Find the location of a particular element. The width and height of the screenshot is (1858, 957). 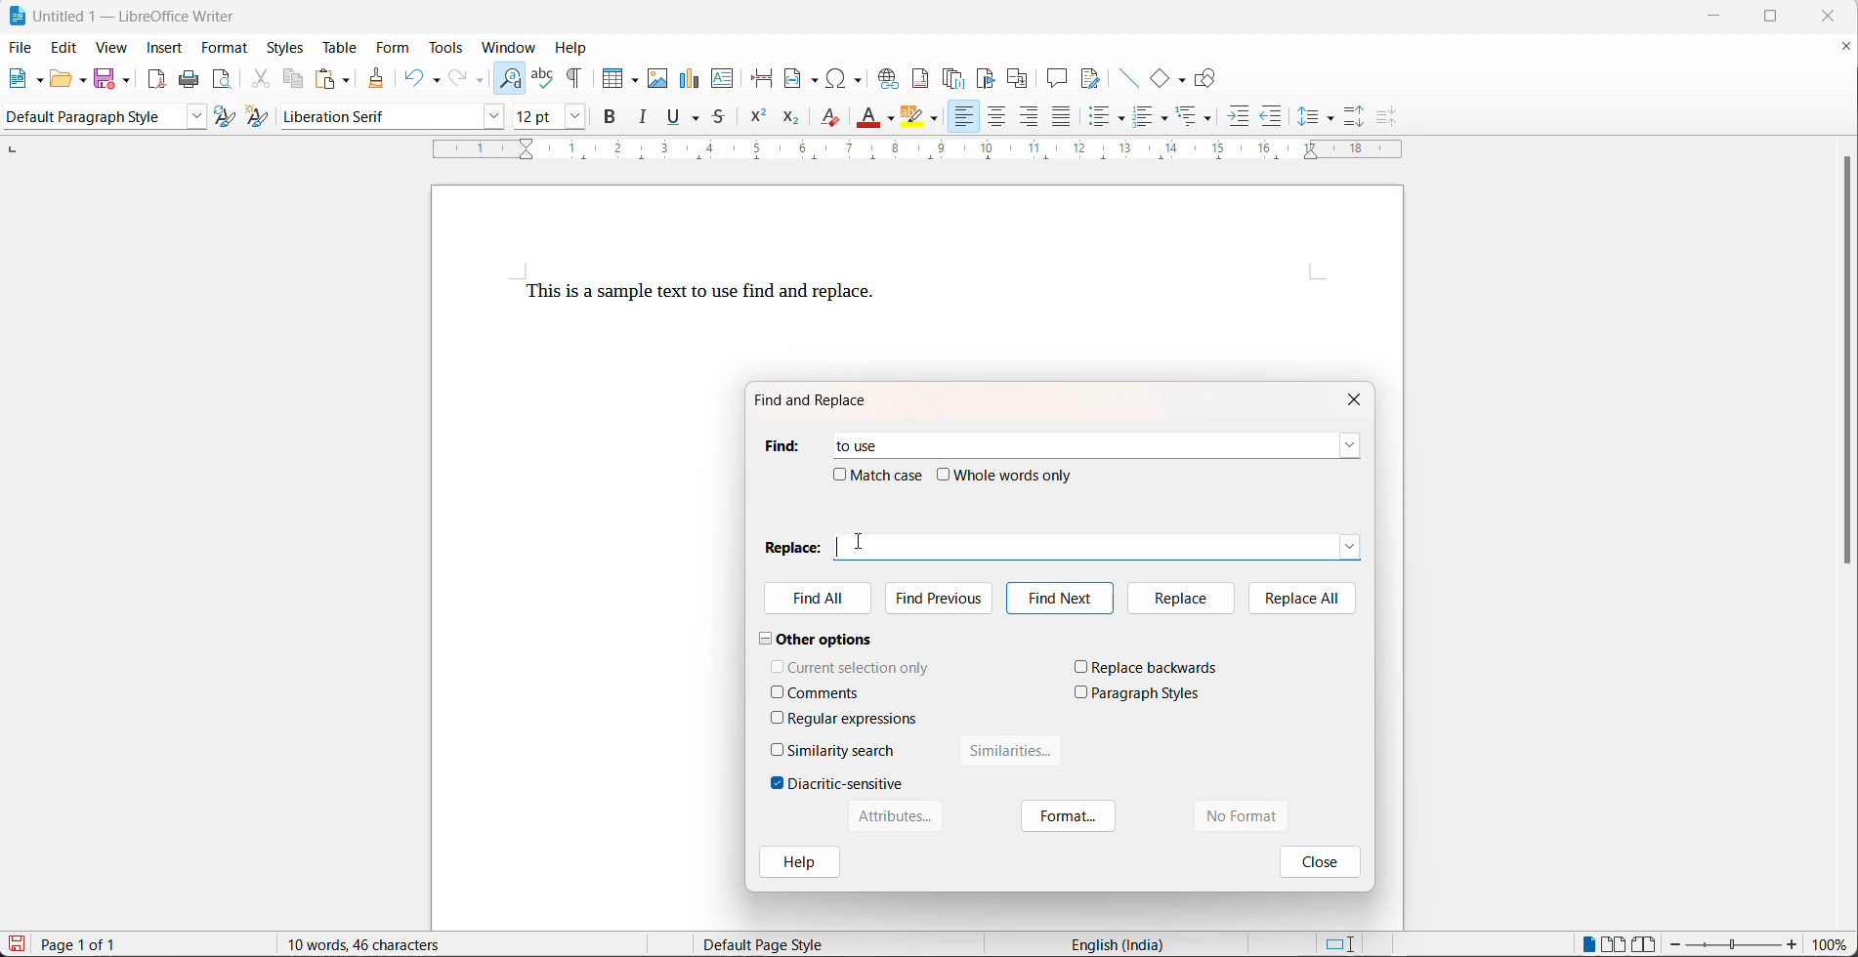

paragraph style is located at coordinates (89, 117).